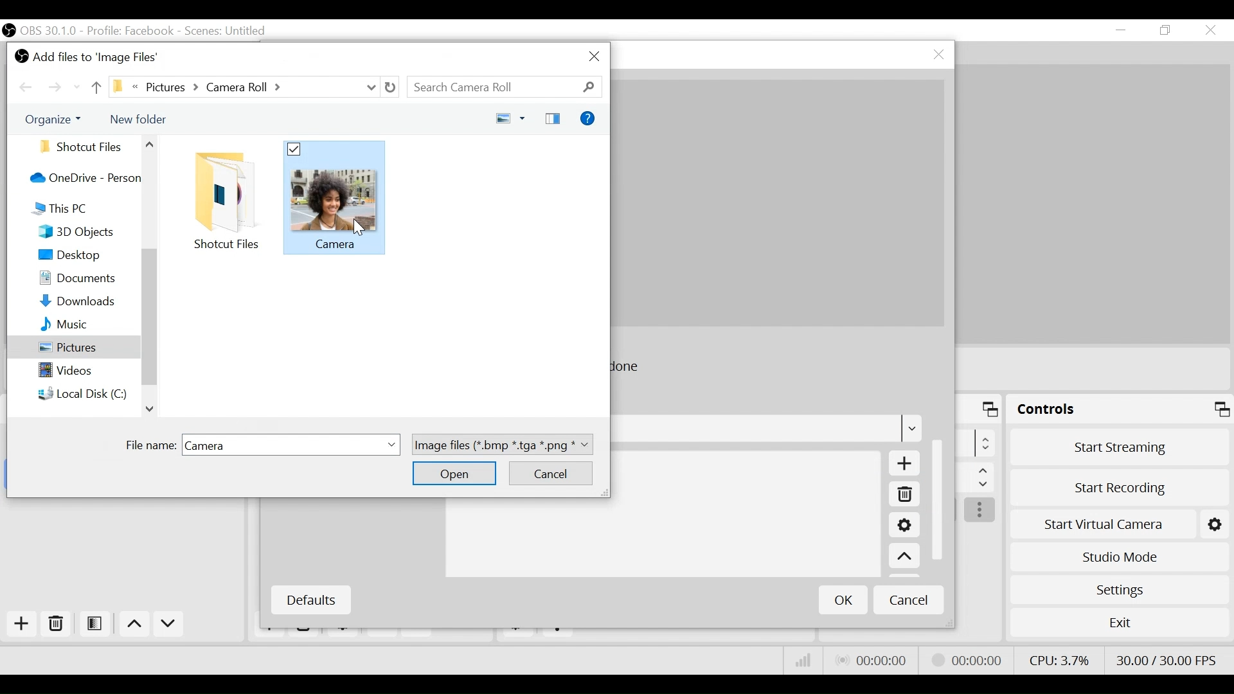 Image resolution: width=1234 pixels, height=694 pixels. I want to click on Organize, so click(58, 121).